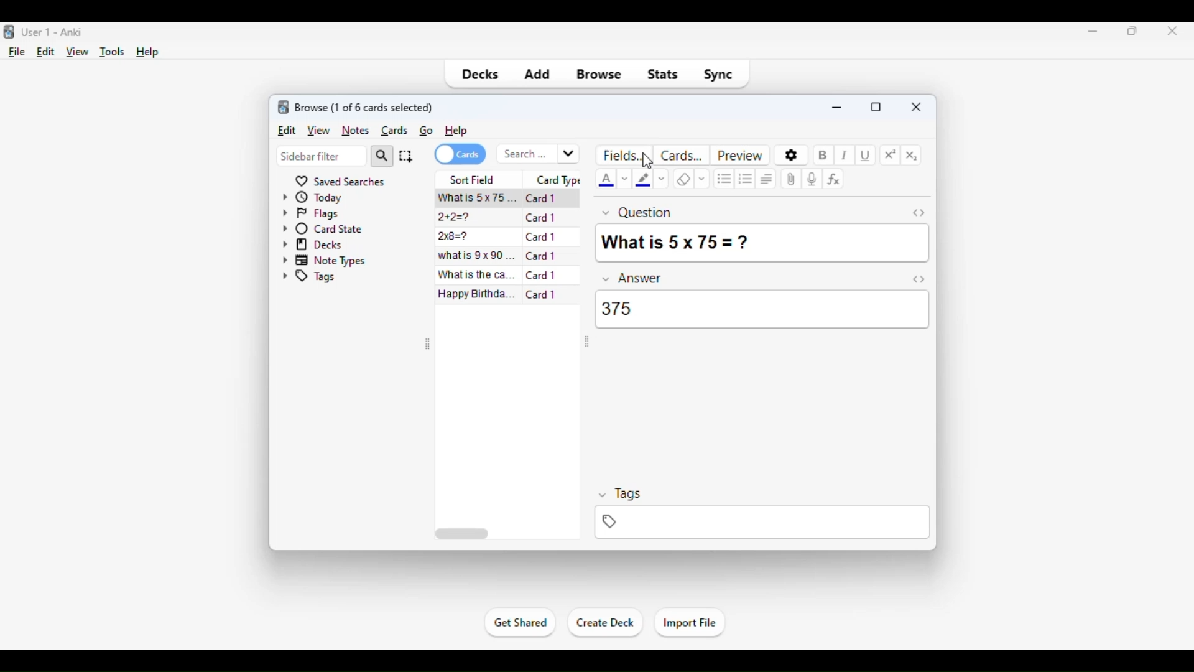 This screenshot has width=1194, height=672. I want to click on select, so click(406, 156).